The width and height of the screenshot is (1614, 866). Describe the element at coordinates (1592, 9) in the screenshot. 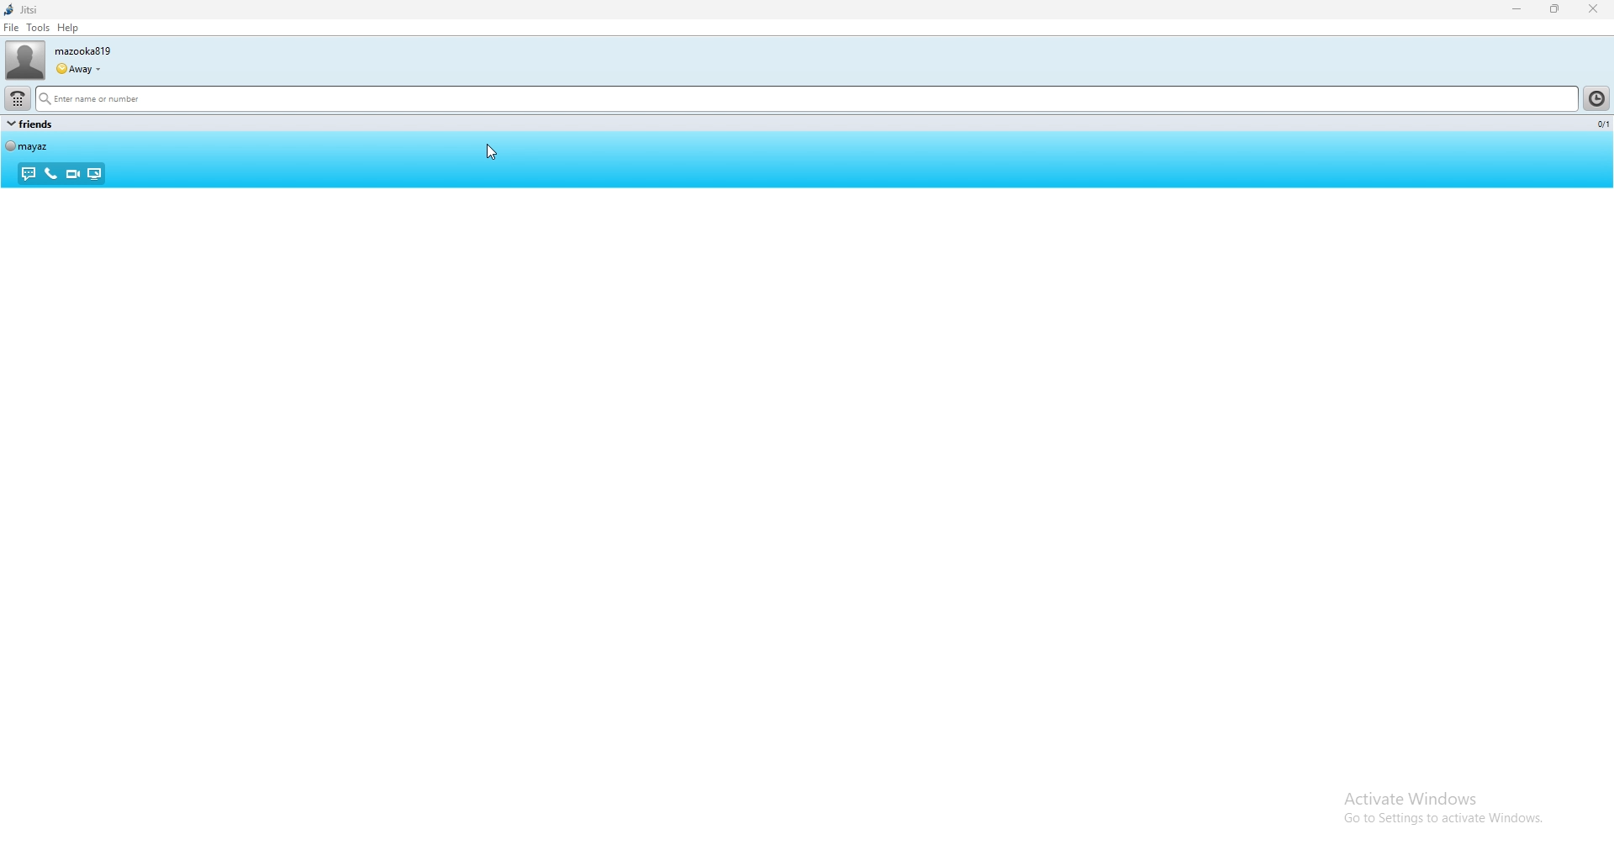

I see `close` at that location.